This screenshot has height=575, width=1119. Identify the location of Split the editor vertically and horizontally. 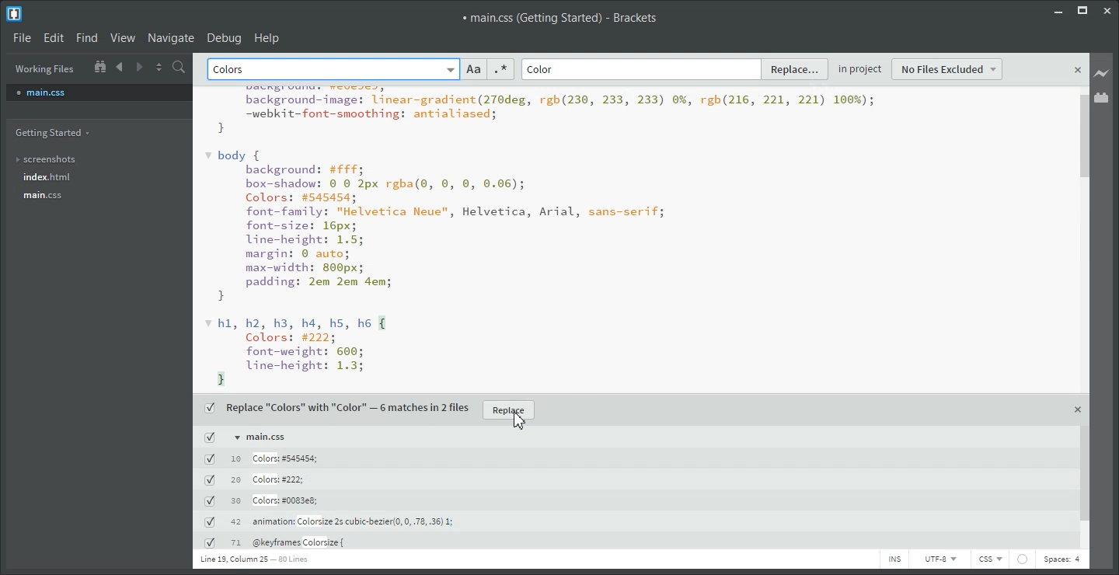
(159, 66).